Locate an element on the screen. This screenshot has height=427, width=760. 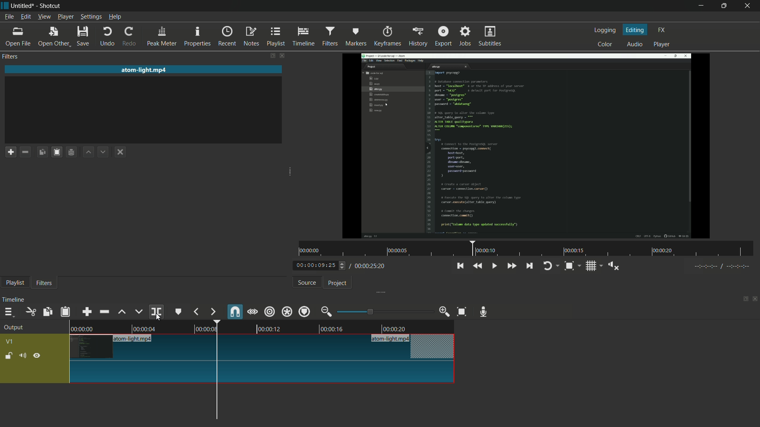
project is located at coordinates (338, 283).